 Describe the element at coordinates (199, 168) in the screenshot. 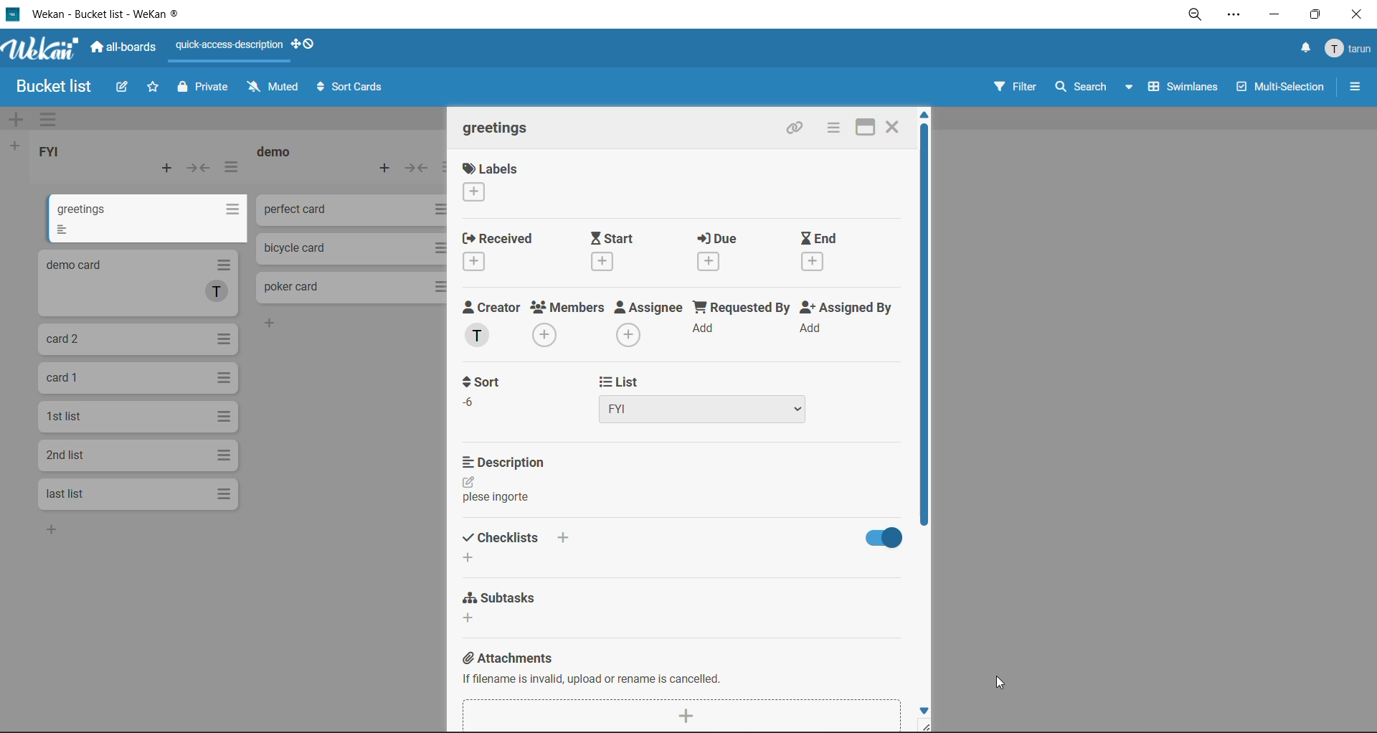

I see `collapse` at that location.